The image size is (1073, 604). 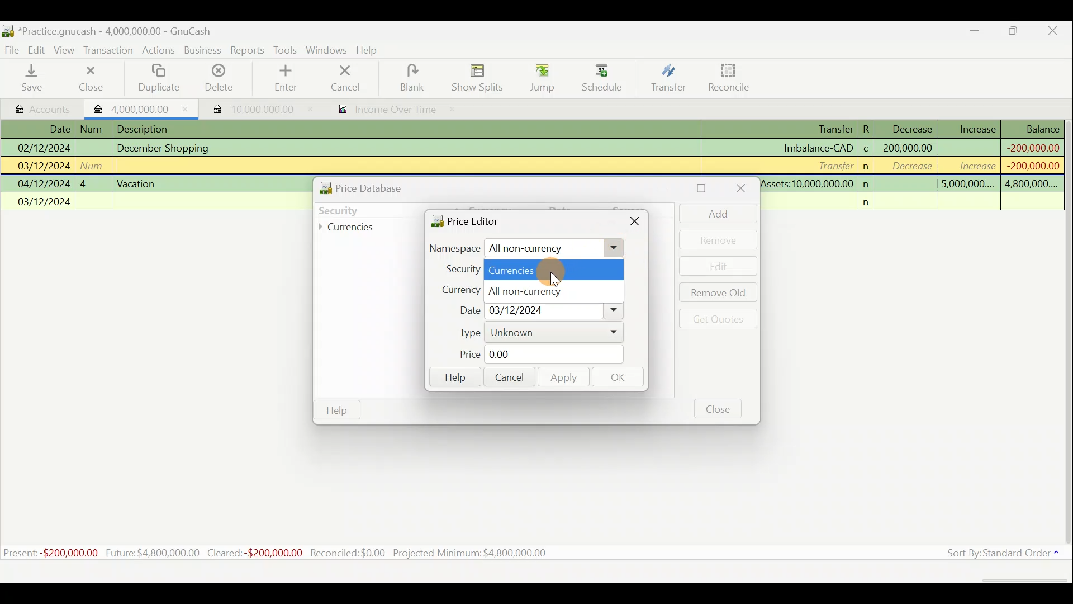 I want to click on 4, so click(x=93, y=182).